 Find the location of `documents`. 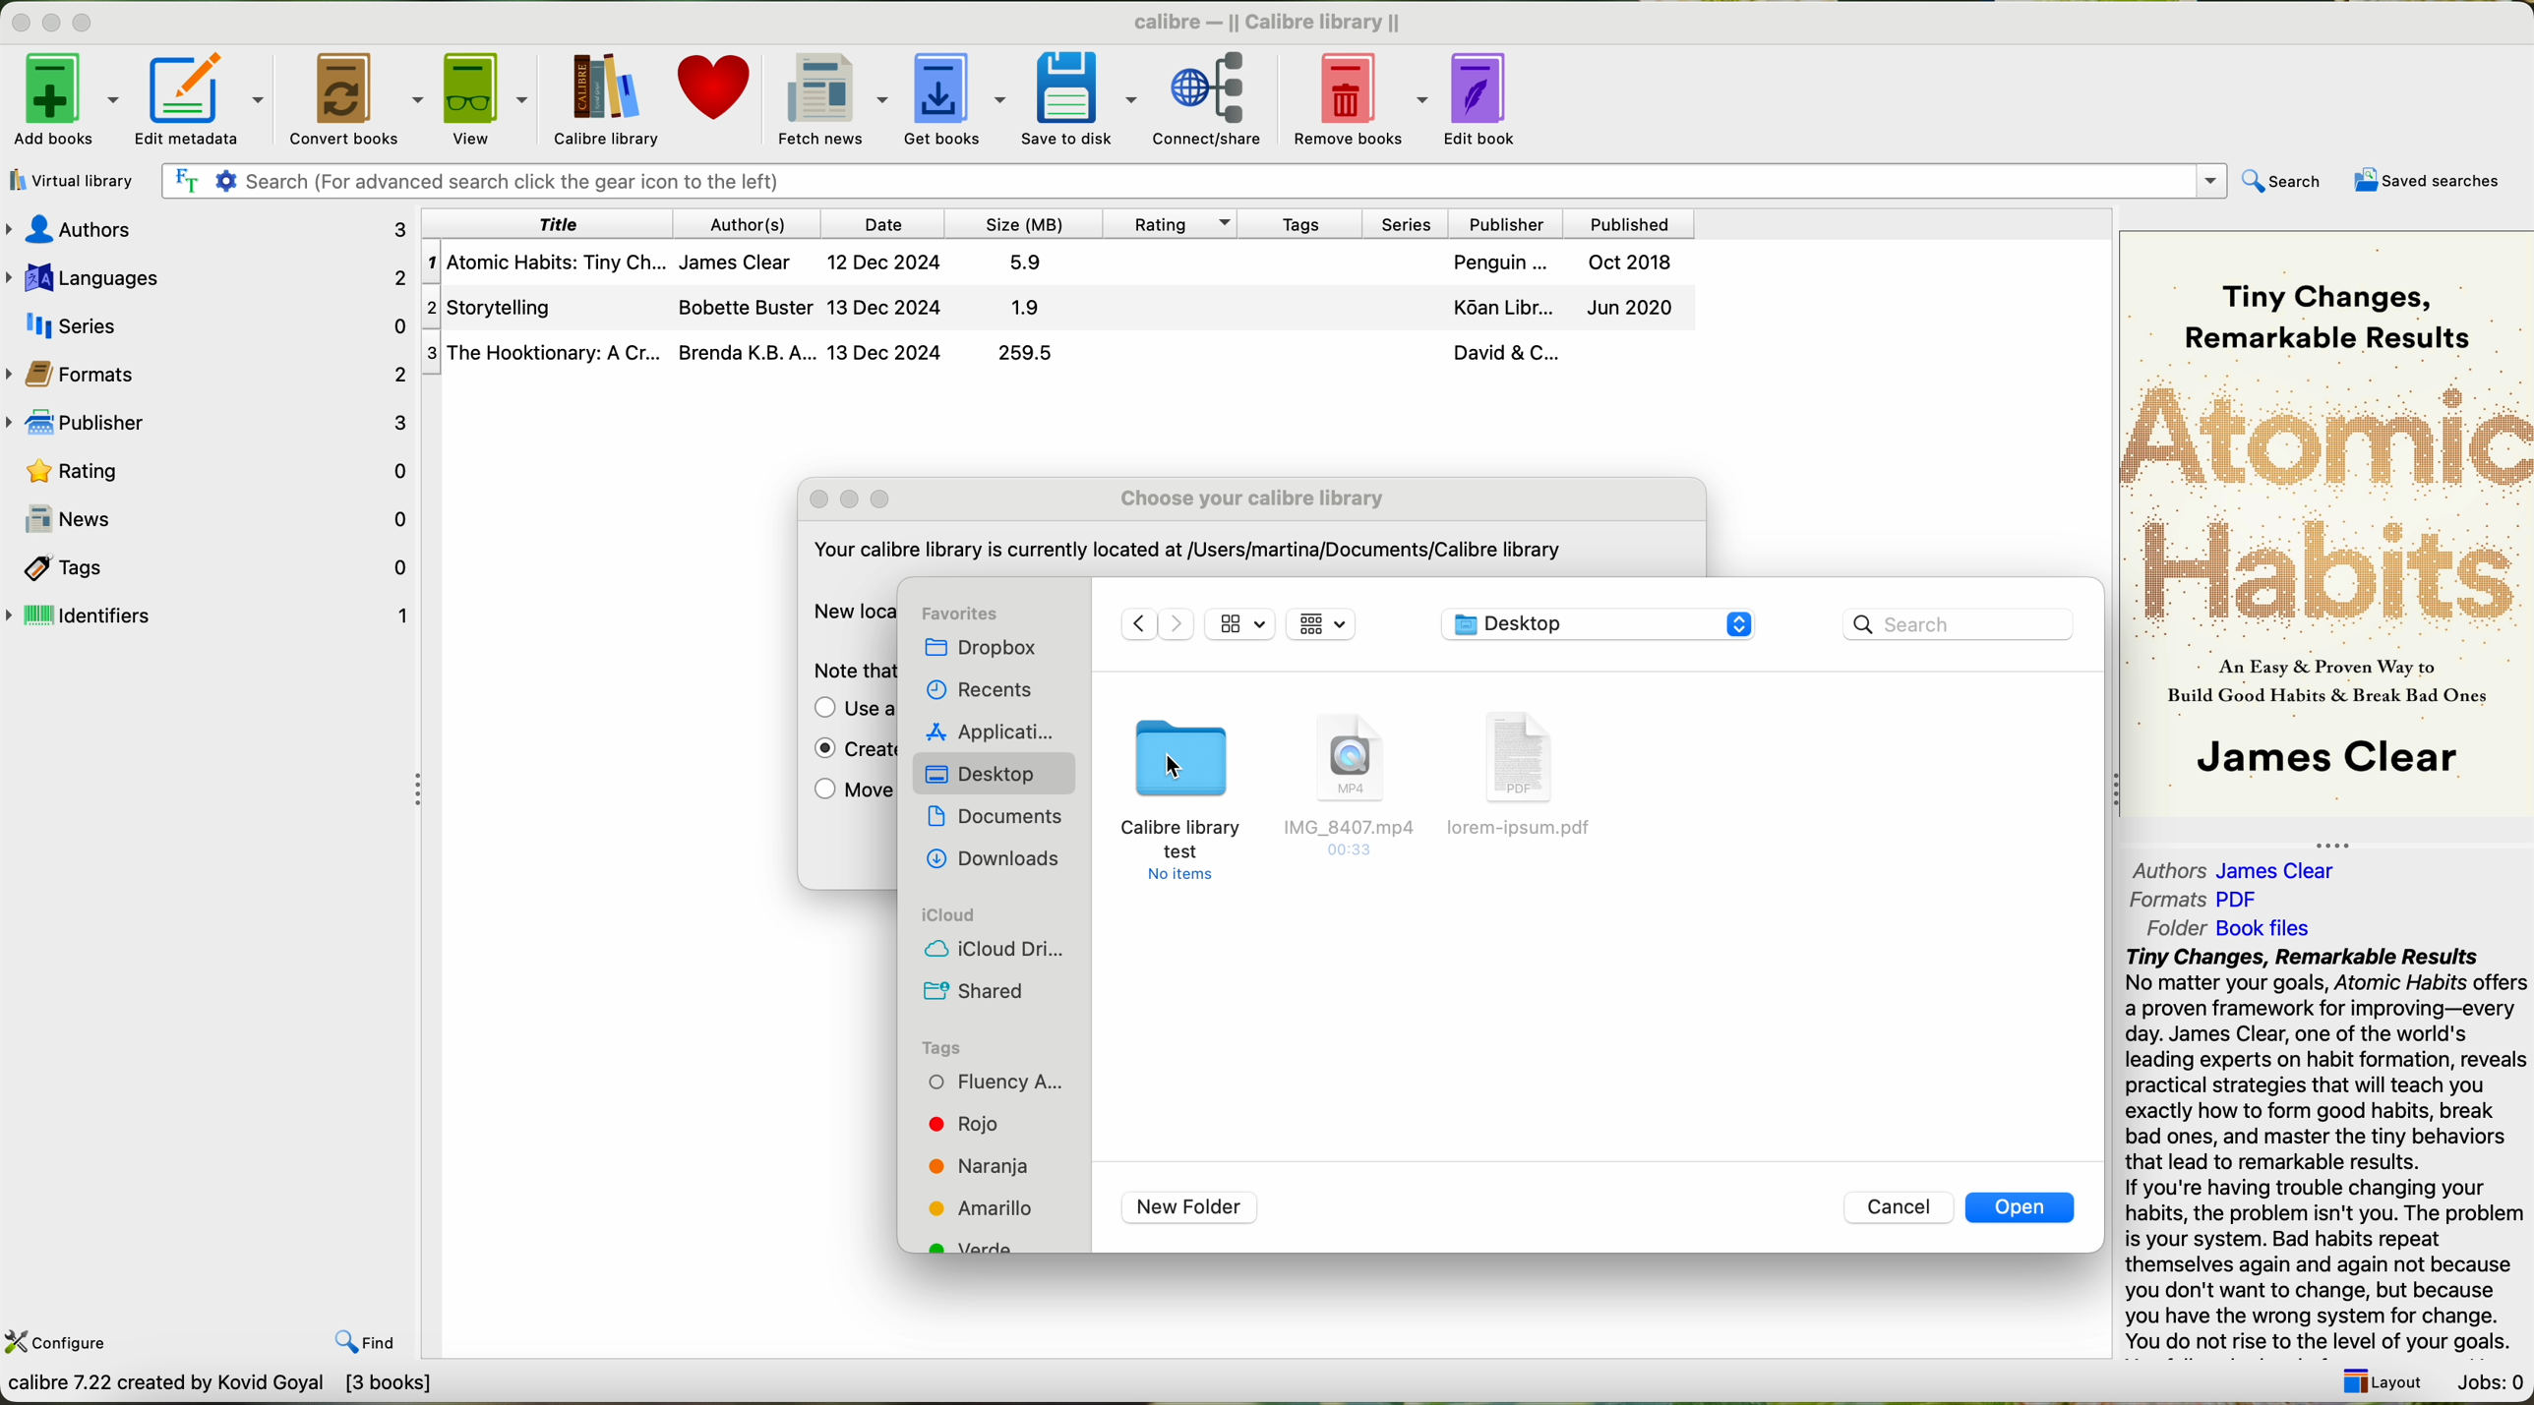

documents is located at coordinates (1000, 819).